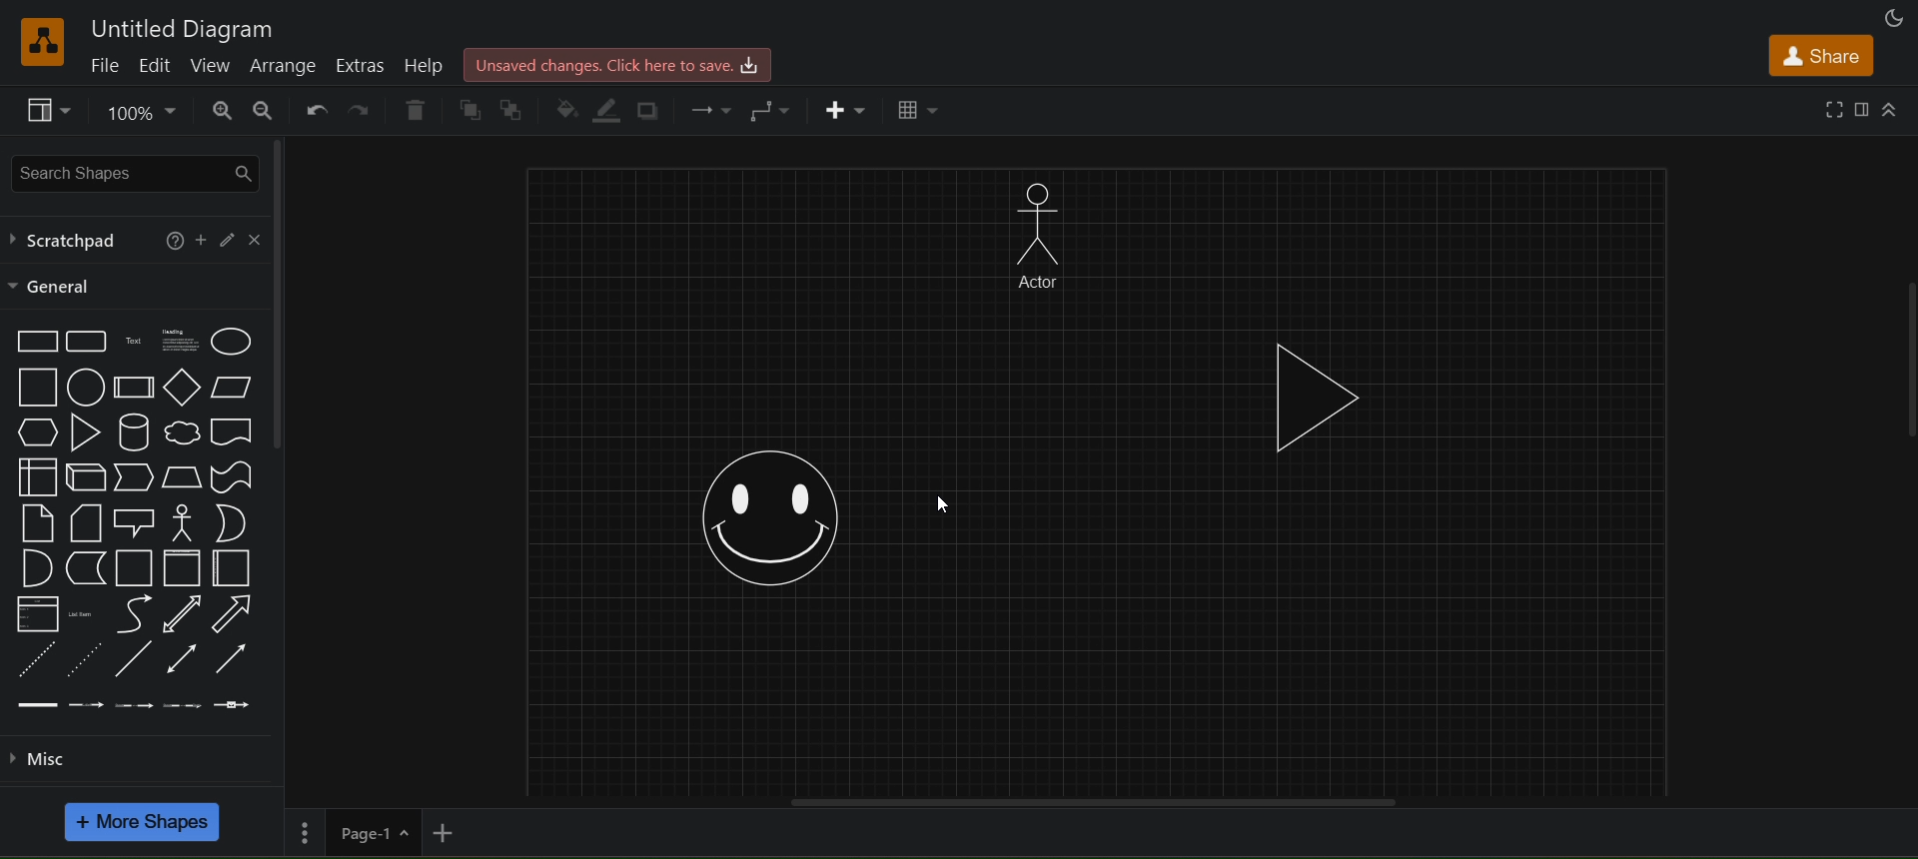 The width and height of the screenshot is (1918, 859). What do you see at coordinates (181, 476) in the screenshot?
I see `trapezoid` at bounding box center [181, 476].